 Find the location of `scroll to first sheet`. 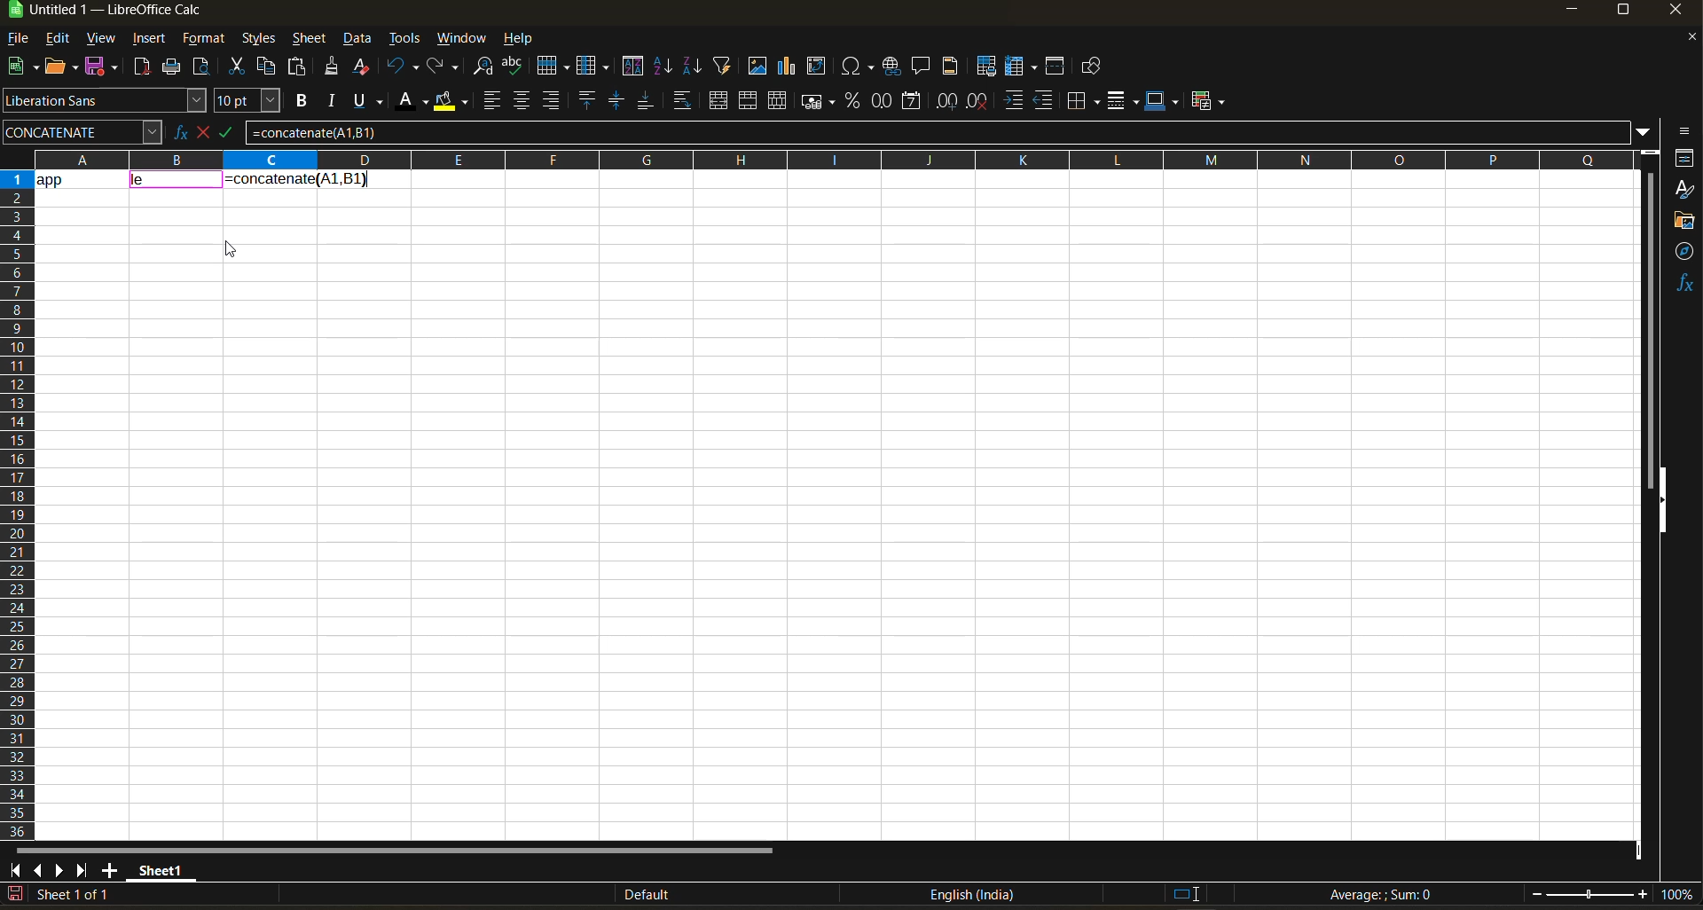

scroll to first sheet is located at coordinates (16, 867).